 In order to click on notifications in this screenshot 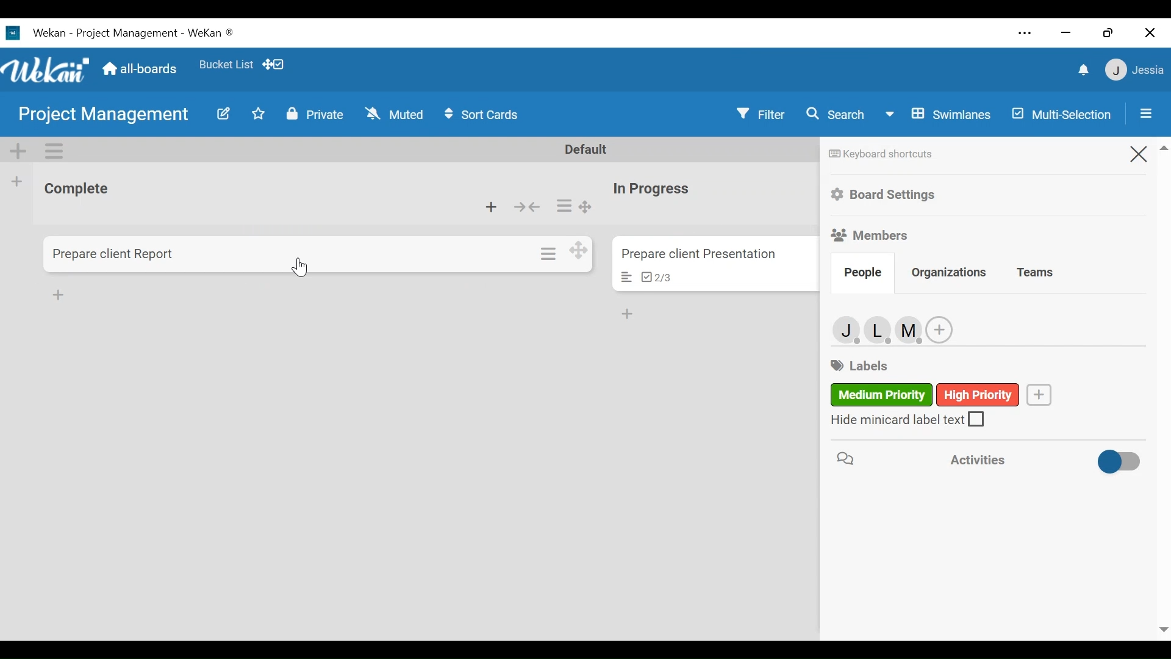, I will do `click(1084, 71)`.